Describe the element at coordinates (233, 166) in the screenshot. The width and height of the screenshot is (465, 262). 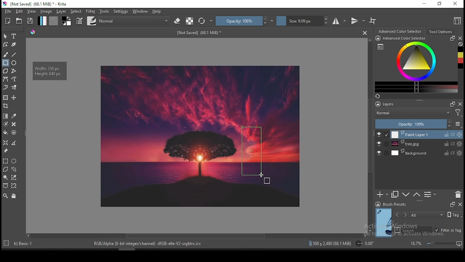
I see `image` at that location.